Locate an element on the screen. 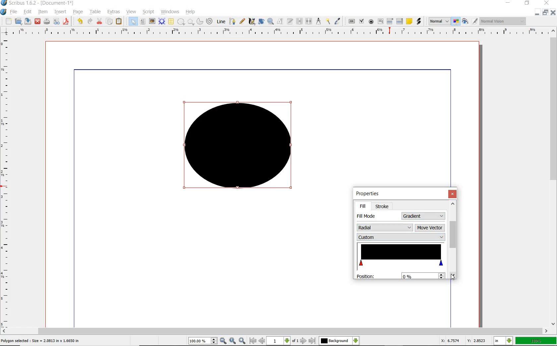 This screenshot has width=557, height=346. stroke is located at coordinates (383, 206).